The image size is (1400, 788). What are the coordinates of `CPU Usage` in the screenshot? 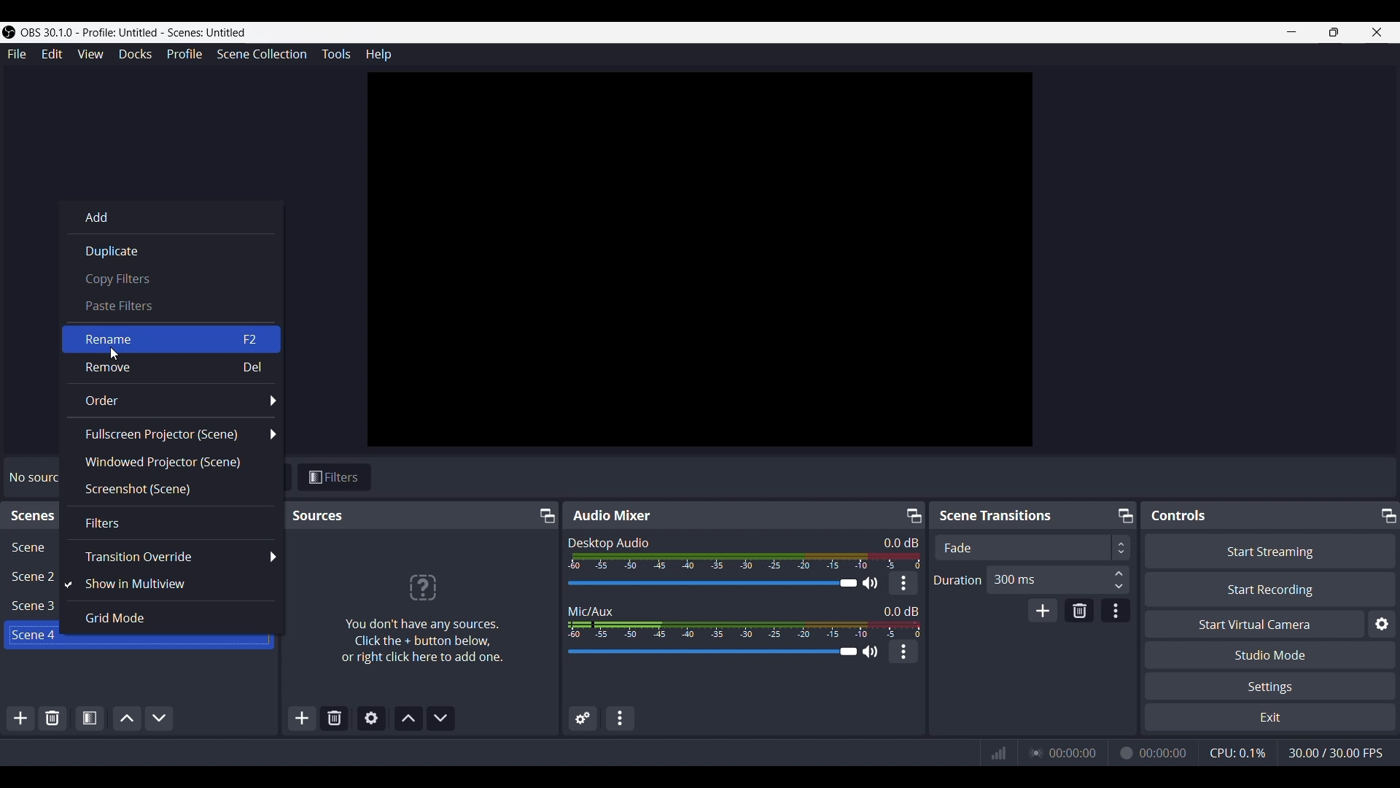 It's located at (1239, 752).